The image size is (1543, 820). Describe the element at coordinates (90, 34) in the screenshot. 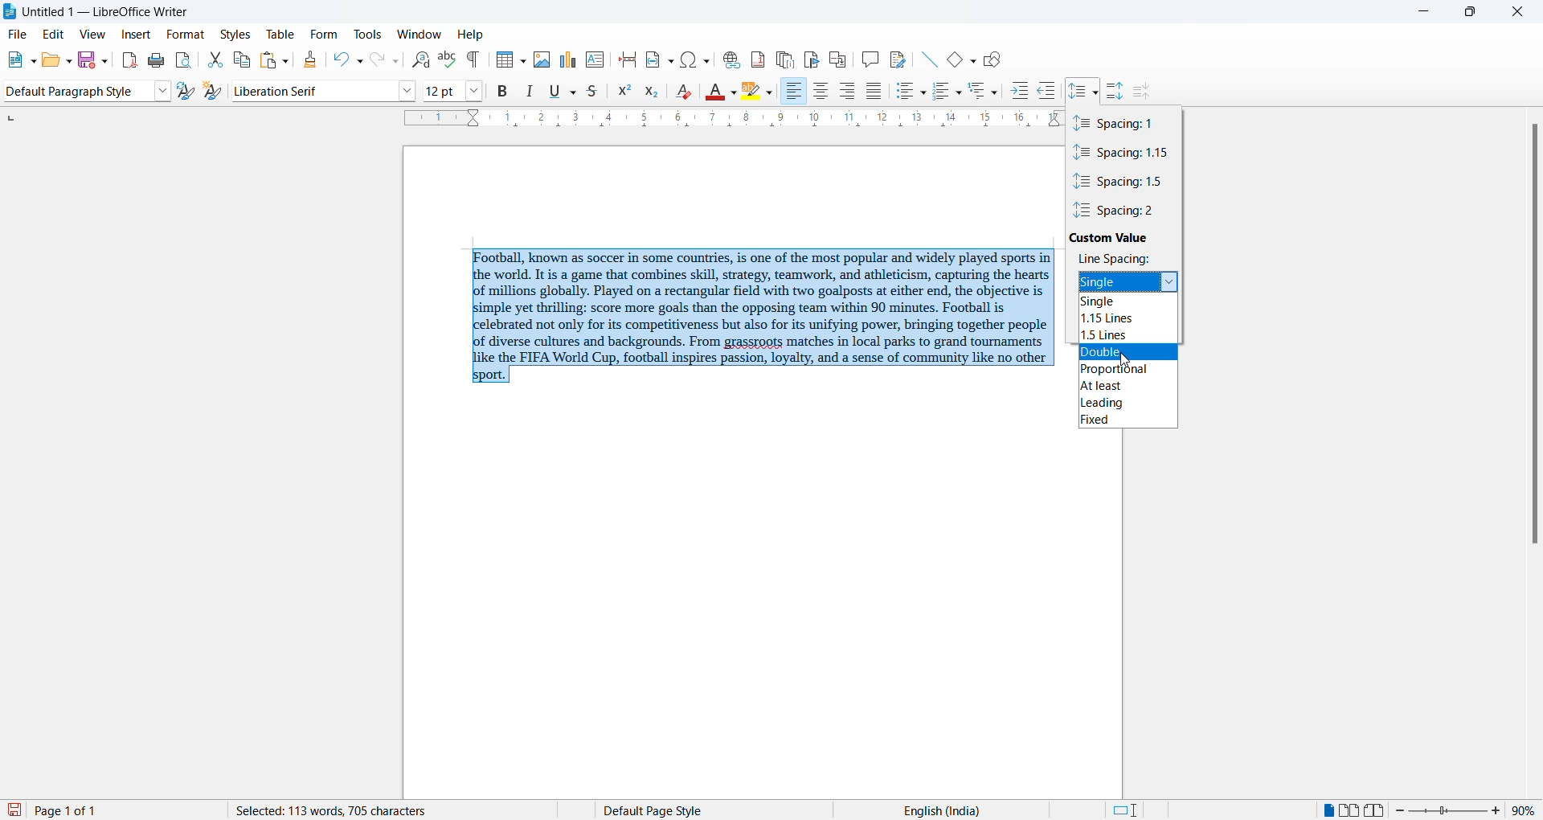

I see `view` at that location.